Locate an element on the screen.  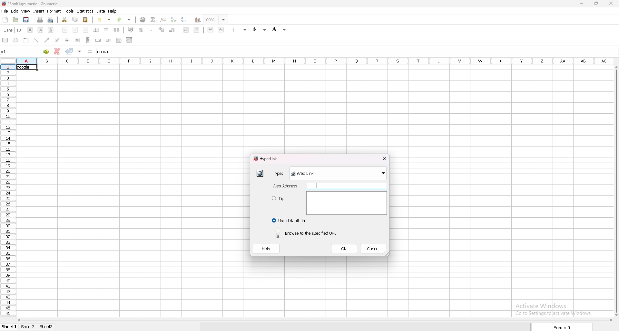
text area is located at coordinates (347, 201).